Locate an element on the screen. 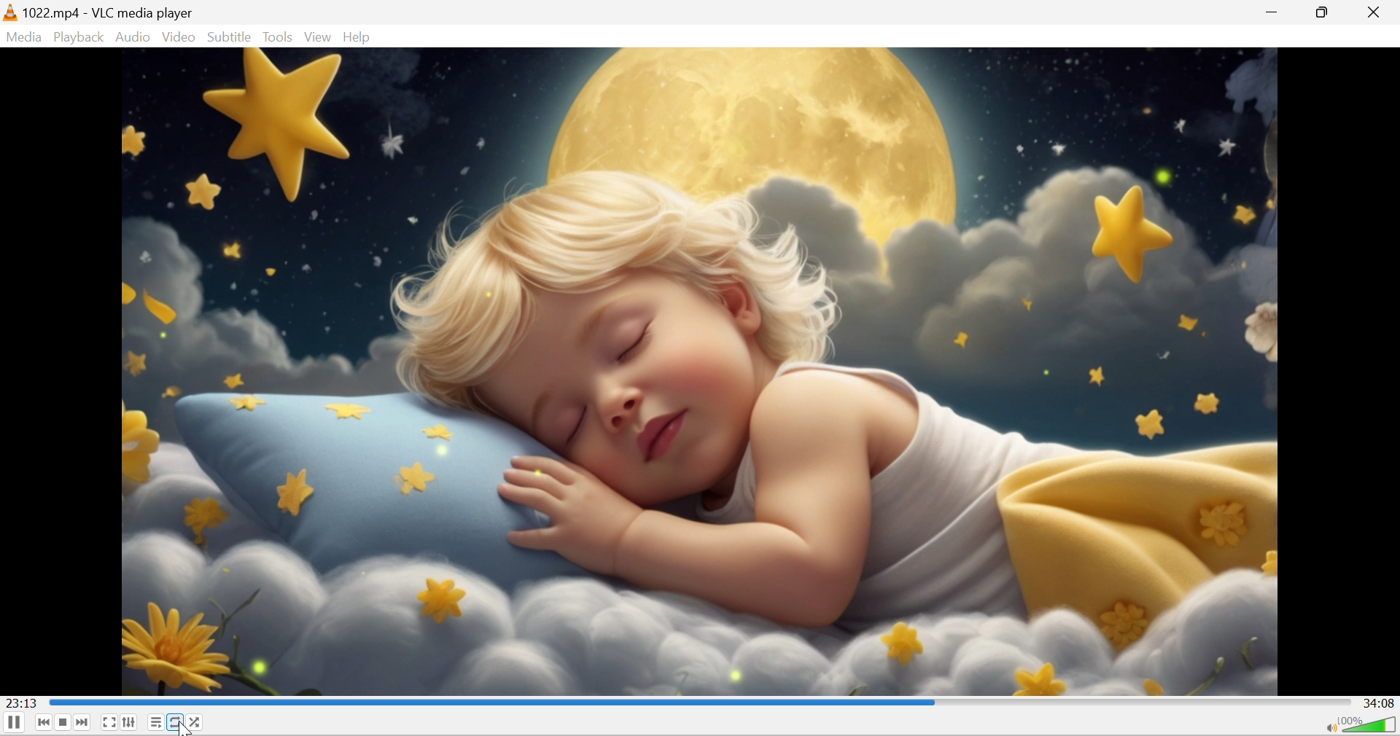 Image resolution: width=1400 pixels, height=736 pixels. Restore down is located at coordinates (1322, 11).